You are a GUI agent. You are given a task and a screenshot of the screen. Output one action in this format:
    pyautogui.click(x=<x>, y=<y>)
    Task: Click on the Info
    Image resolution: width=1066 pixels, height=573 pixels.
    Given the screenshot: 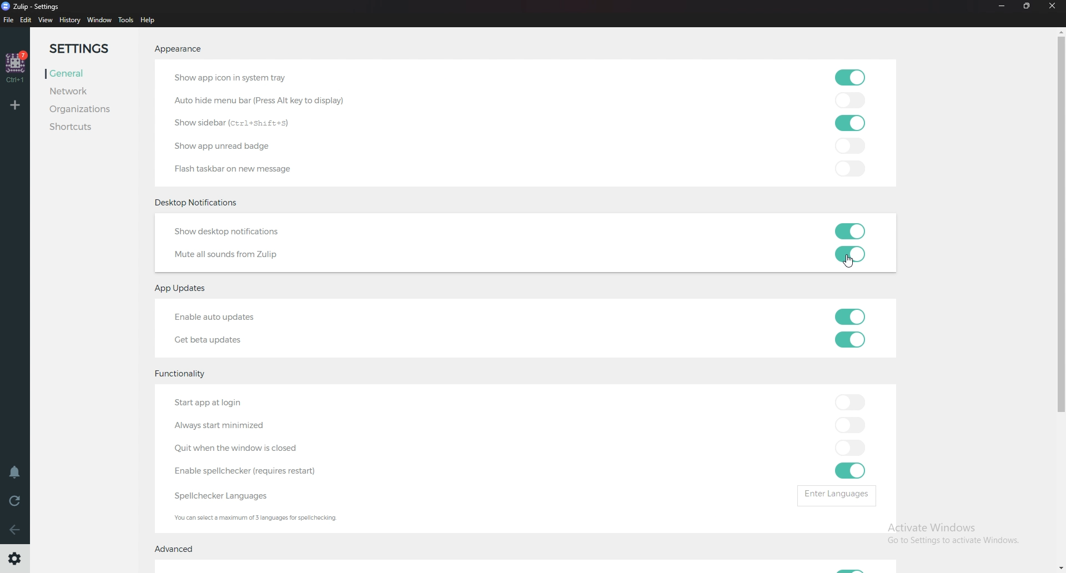 What is the action you would take?
    pyautogui.click(x=294, y=519)
    